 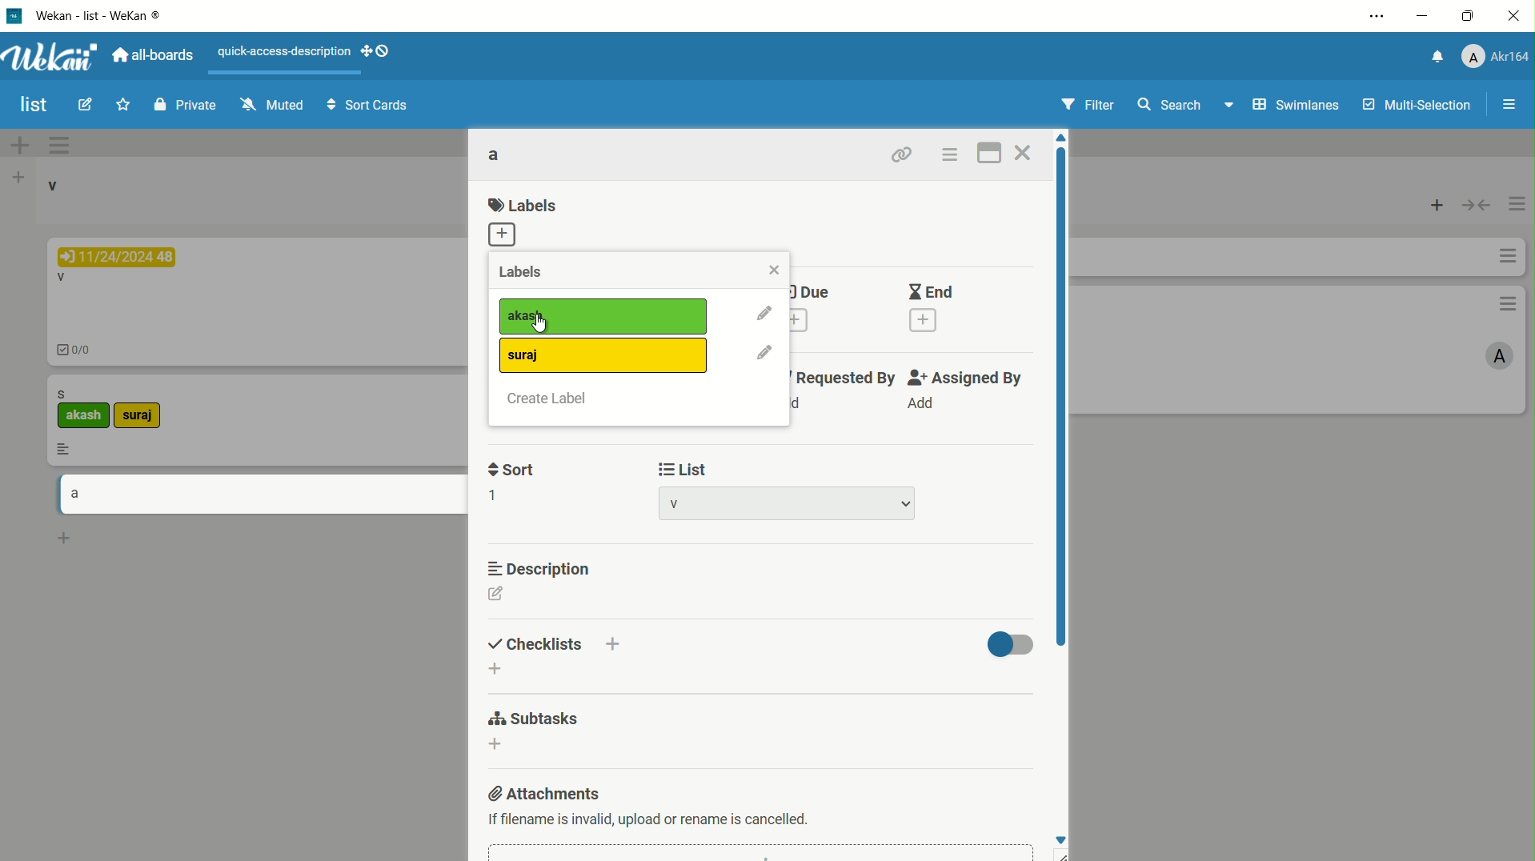 What do you see at coordinates (651, 818) in the screenshot?
I see `text` at bounding box center [651, 818].